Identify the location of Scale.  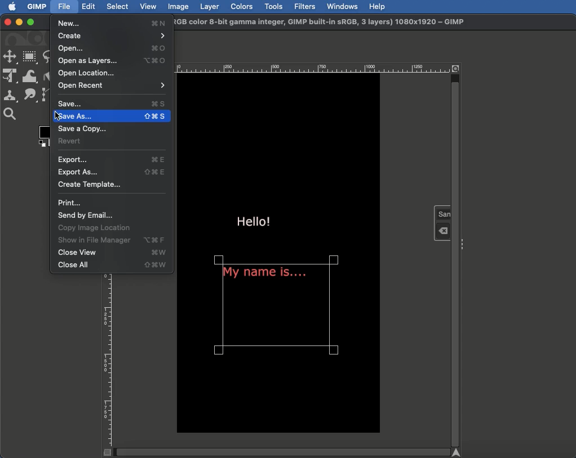
(107, 365).